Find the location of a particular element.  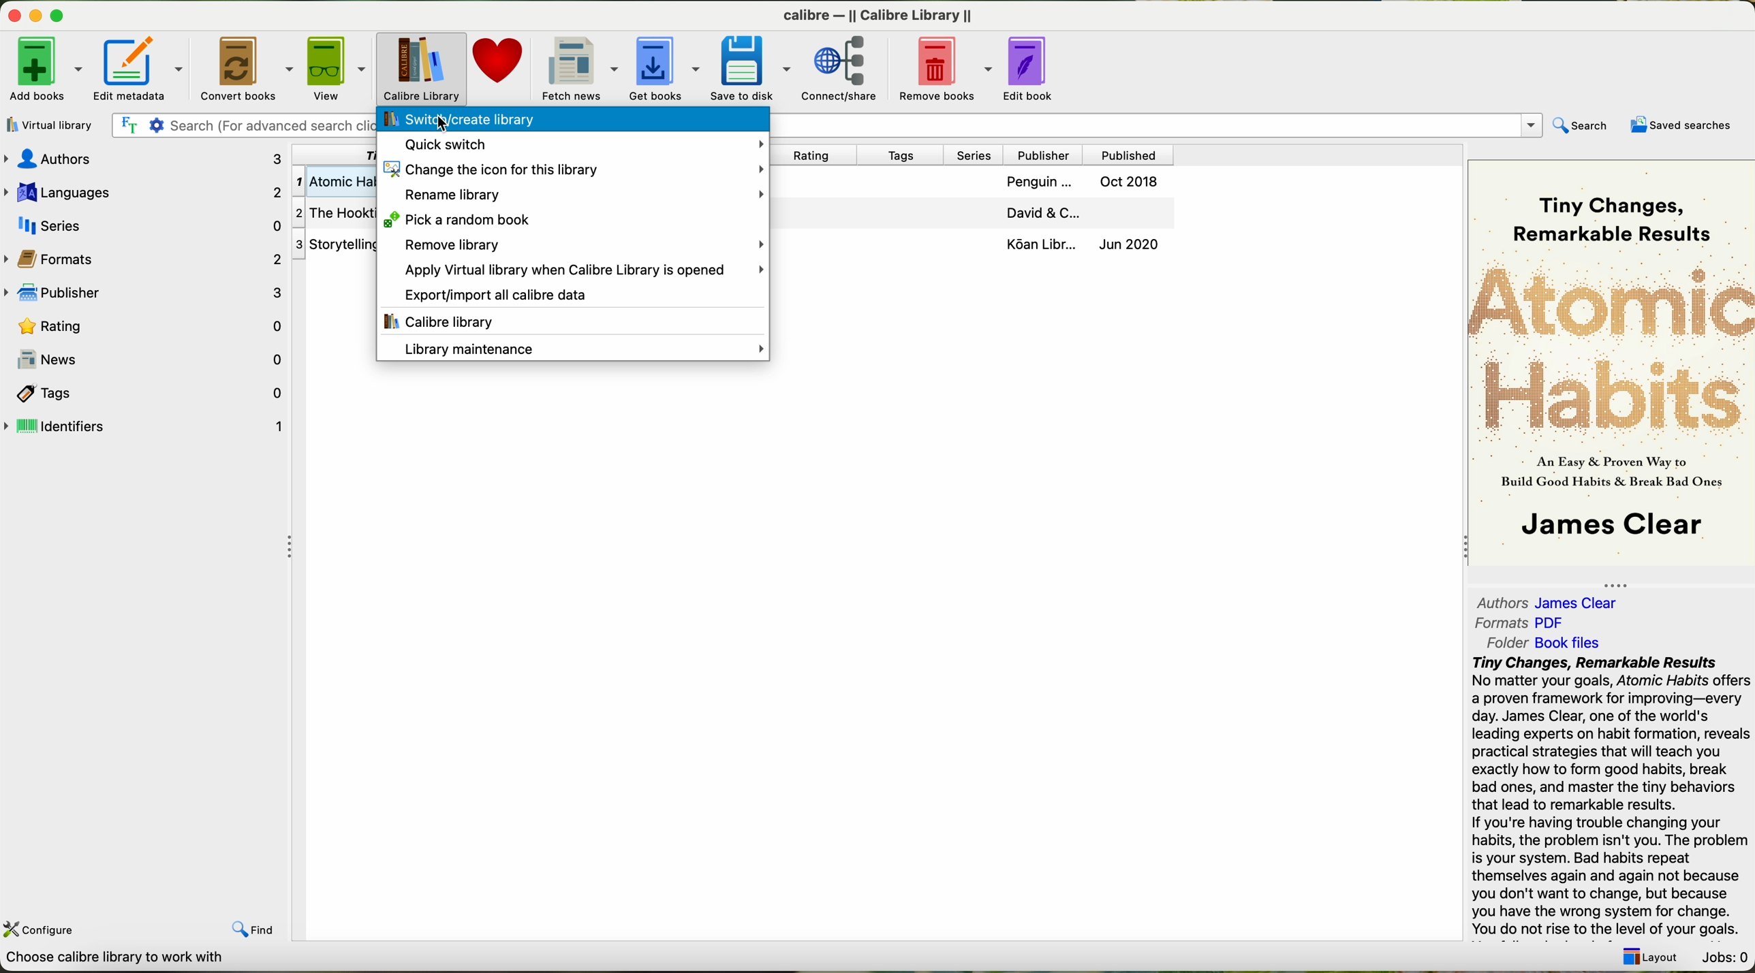

rename library is located at coordinates (574, 193).